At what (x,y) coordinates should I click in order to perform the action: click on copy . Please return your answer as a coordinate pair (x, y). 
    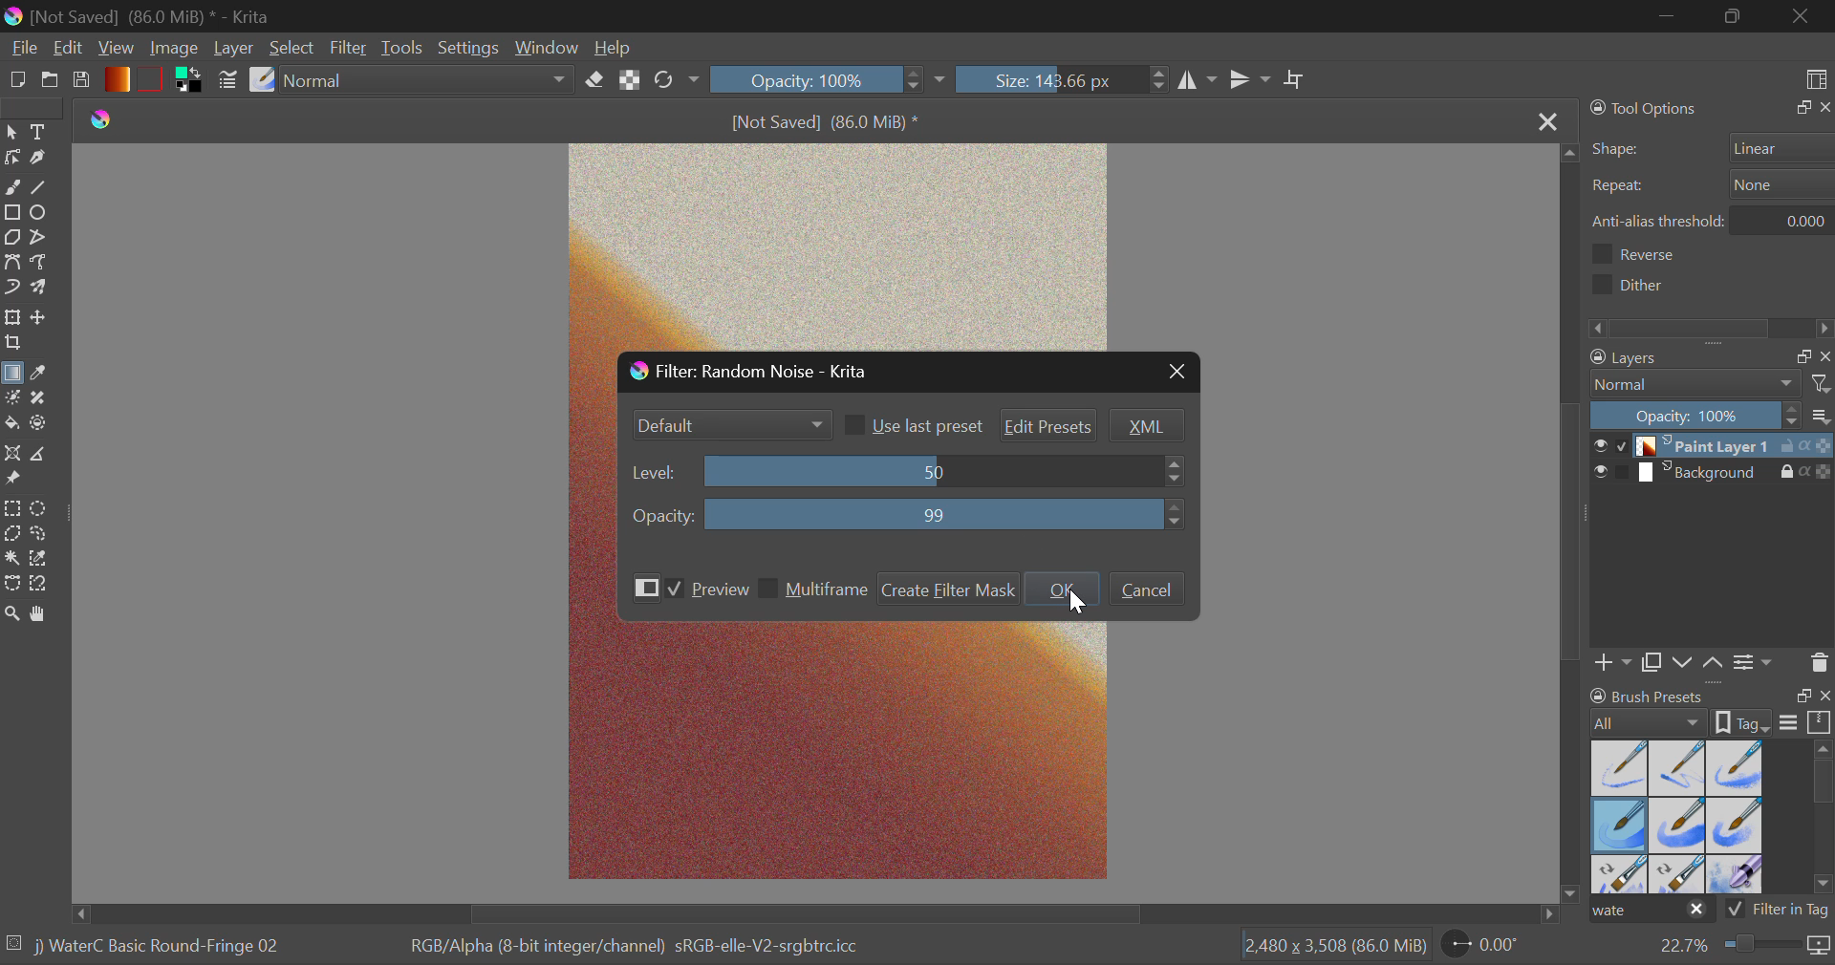
    Looking at the image, I should click on (1799, 357).